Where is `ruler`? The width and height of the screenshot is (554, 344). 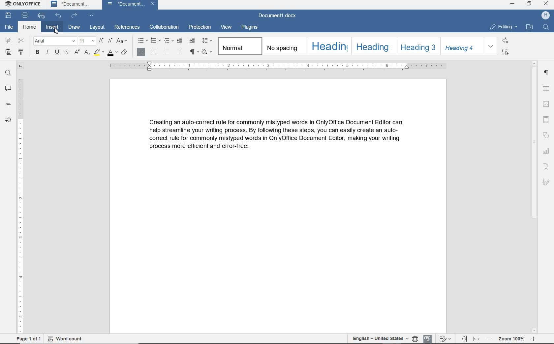 ruler is located at coordinates (19, 197).